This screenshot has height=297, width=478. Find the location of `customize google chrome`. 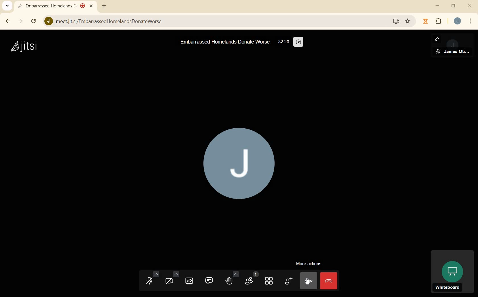

customize google chrome is located at coordinates (470, 21).